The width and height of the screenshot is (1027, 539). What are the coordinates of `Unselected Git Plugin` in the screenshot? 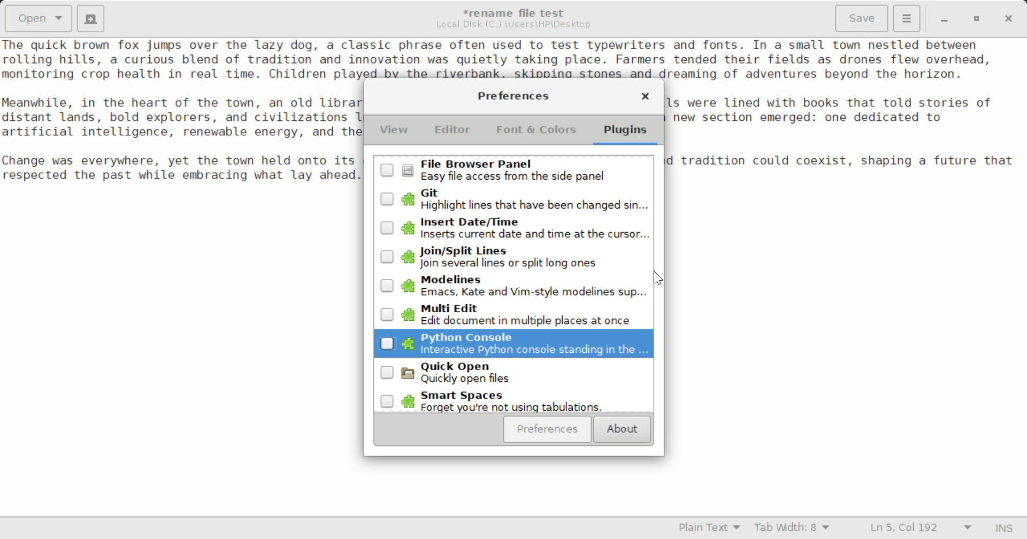 It's located at (516, 199).